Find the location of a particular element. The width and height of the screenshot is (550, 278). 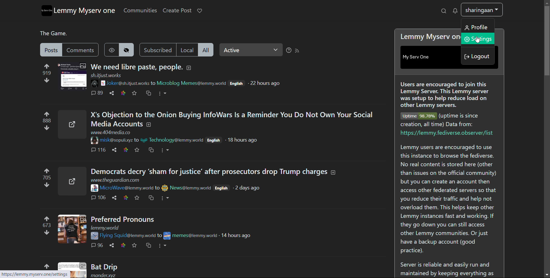

to is located at coordinates (135, 140).